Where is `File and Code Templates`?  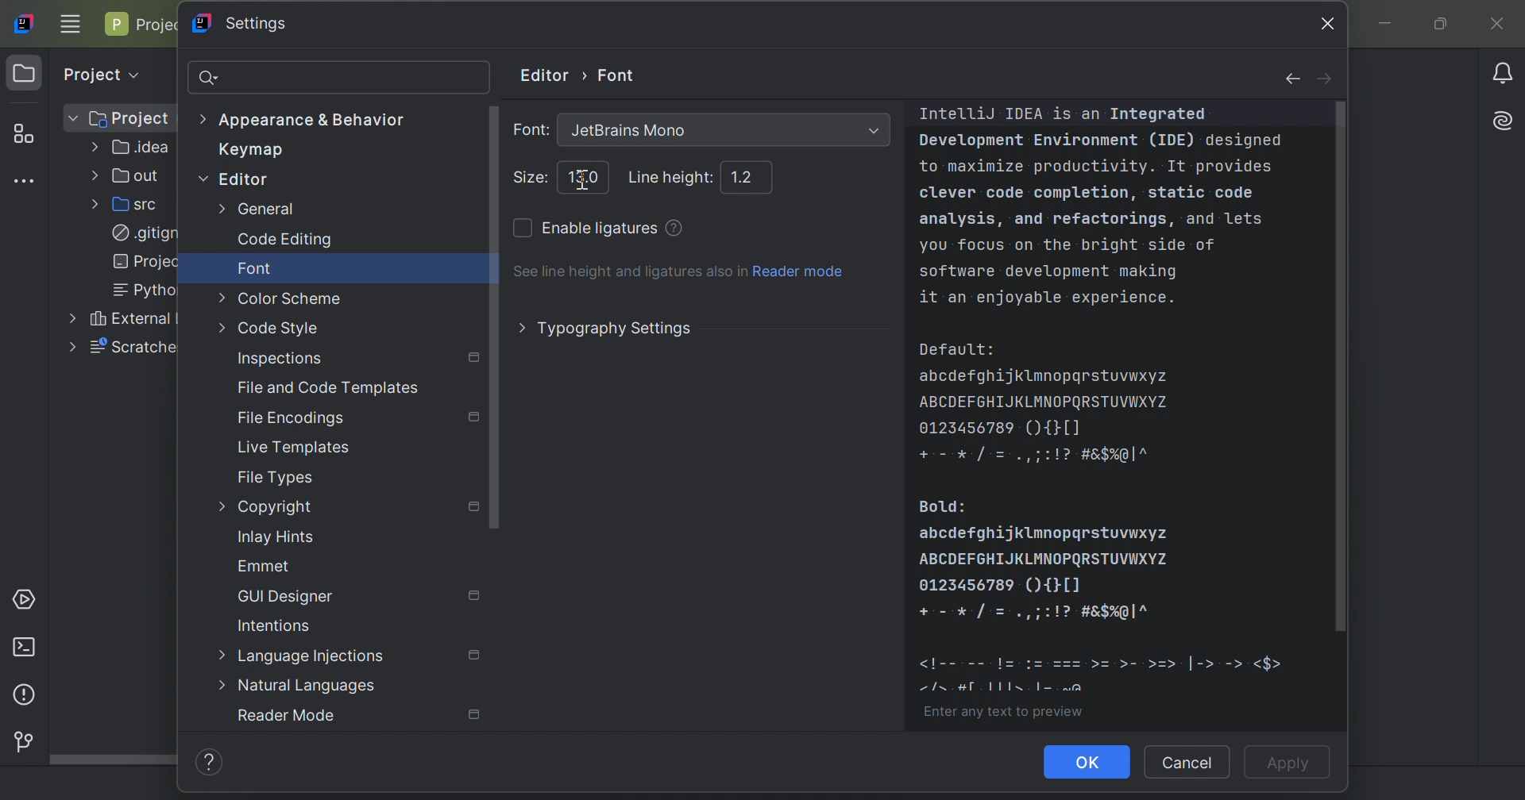
File and Code Templates is located at coordinates (332, 388).